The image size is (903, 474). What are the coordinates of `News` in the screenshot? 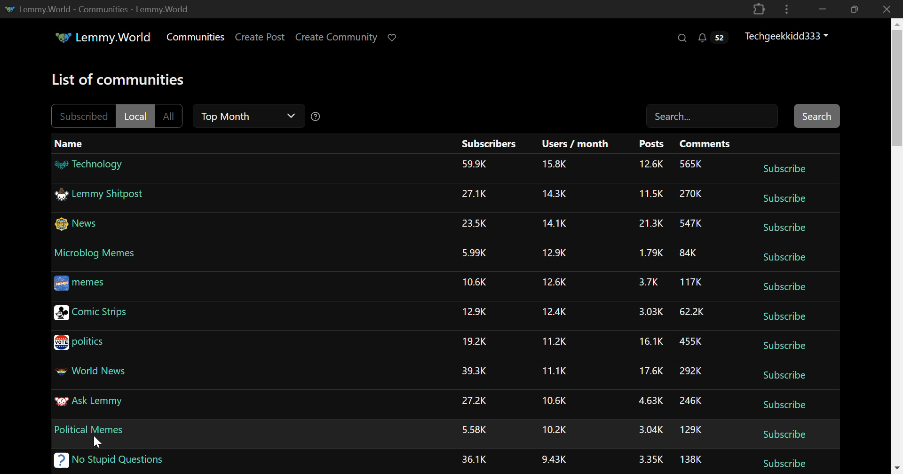 It's located at (77, 226).